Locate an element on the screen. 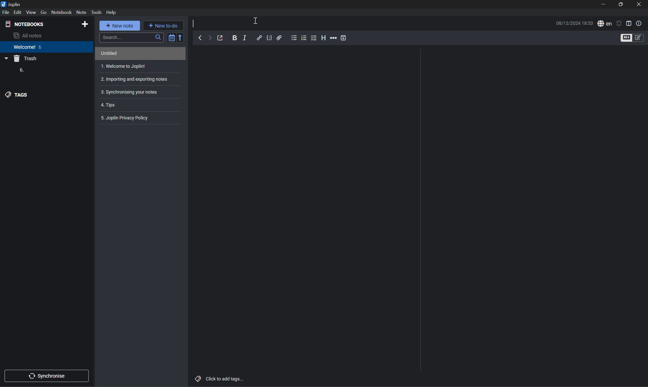 This screenshot has height=387, width=648. Set alarm is located at coordinates (619, 23).